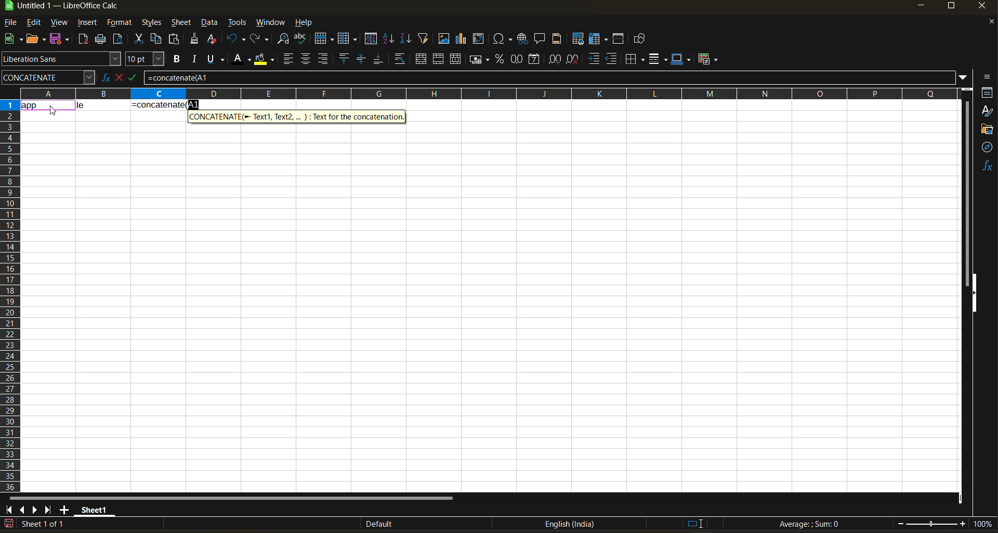  What do you see at coordinates (211, 23) in the screenshot?
I see `data` at bounding box center [211, 23].